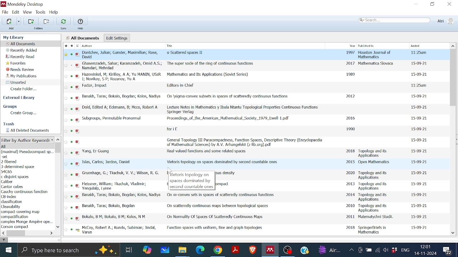 The width and height of the screenshot is (458, 257). I want to click on Dropbox, so click(394, 250).